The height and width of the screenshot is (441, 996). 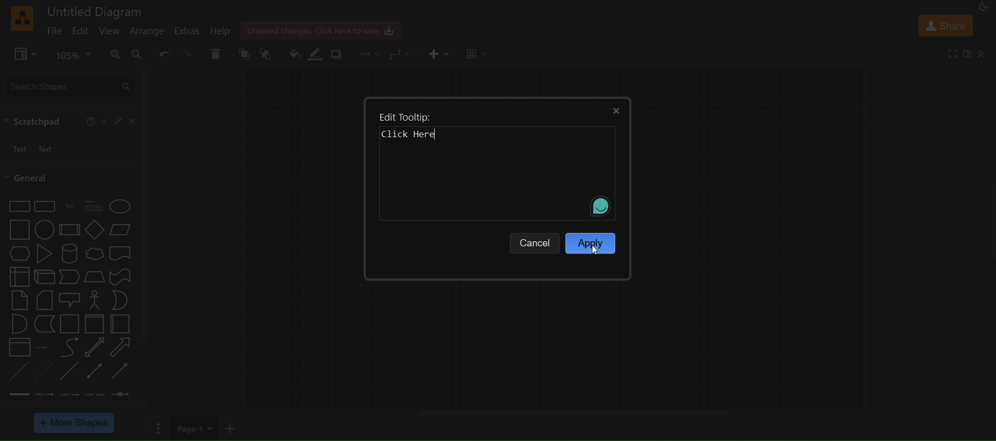 I want to click on help, so click(x=219, y=31).